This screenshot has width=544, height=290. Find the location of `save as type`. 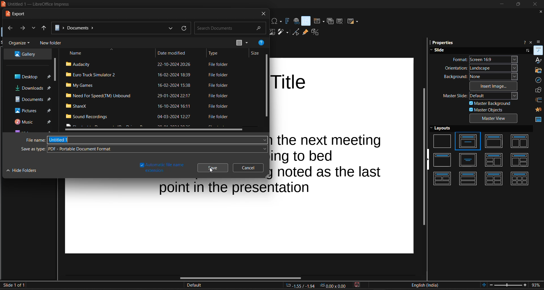

save as type is located at coordinates (144, 149).